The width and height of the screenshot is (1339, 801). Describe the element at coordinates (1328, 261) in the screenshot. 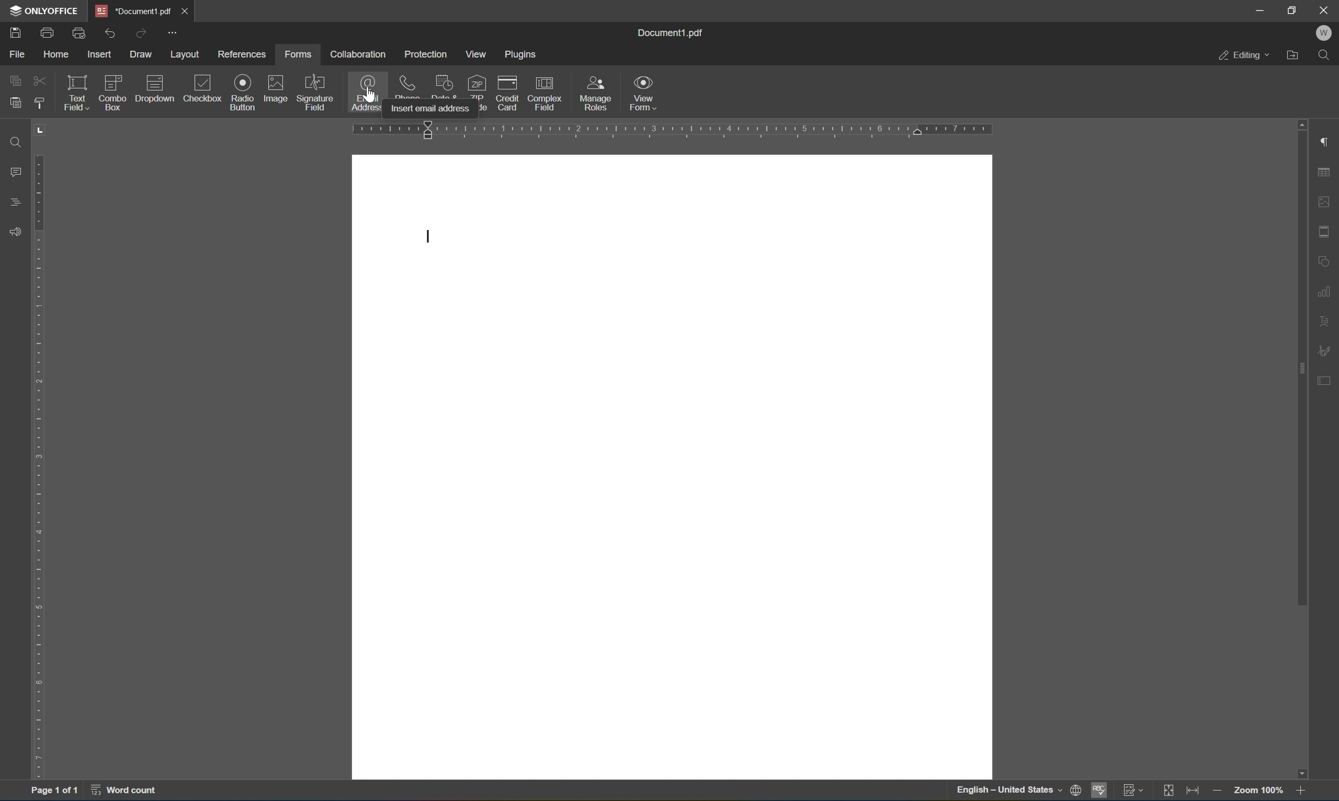

I see `shape settings` at that location.